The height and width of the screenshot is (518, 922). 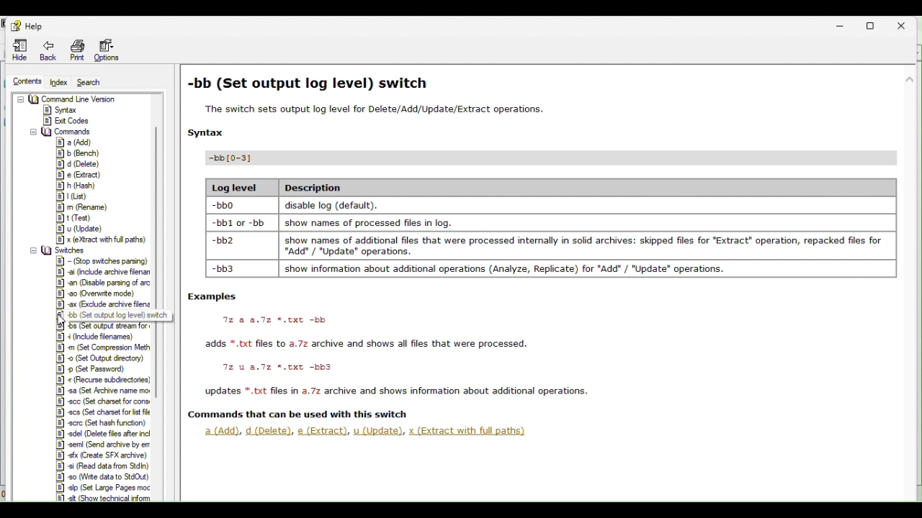 I want to click on , so click(x=300, y=414).